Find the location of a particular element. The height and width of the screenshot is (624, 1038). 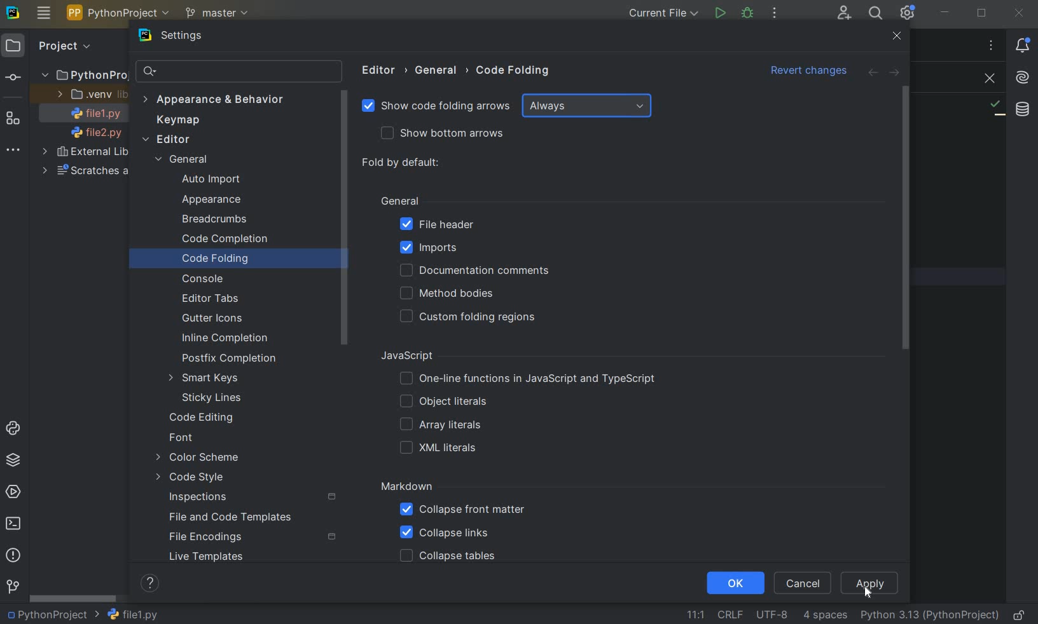

STRUCTURE is located at coordinates (14, 119).